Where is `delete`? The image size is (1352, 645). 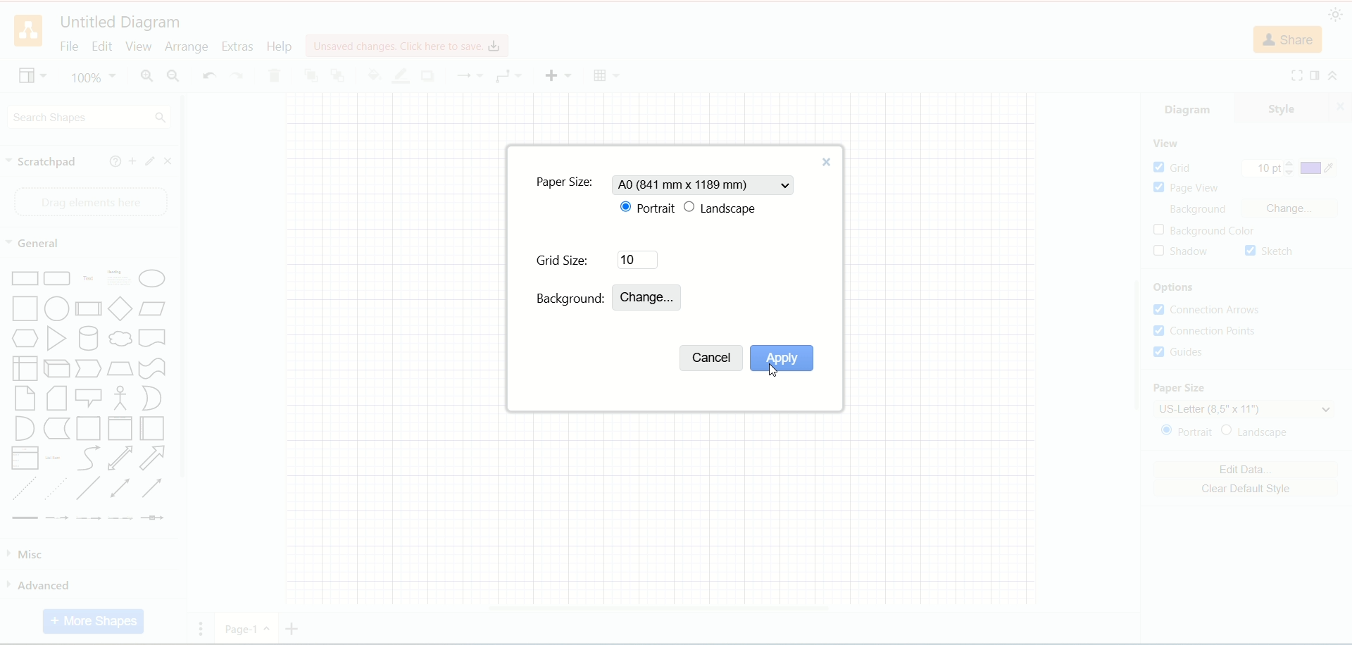 delete is located at coordinates (274, 76).